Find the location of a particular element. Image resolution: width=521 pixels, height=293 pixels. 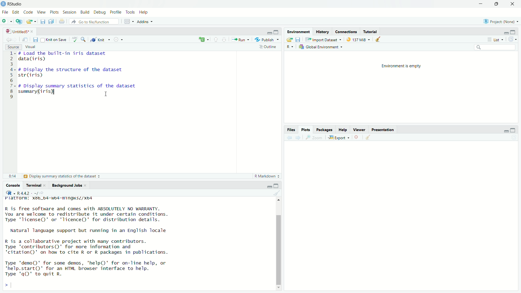

Full height is located at coordinates (276, 32).